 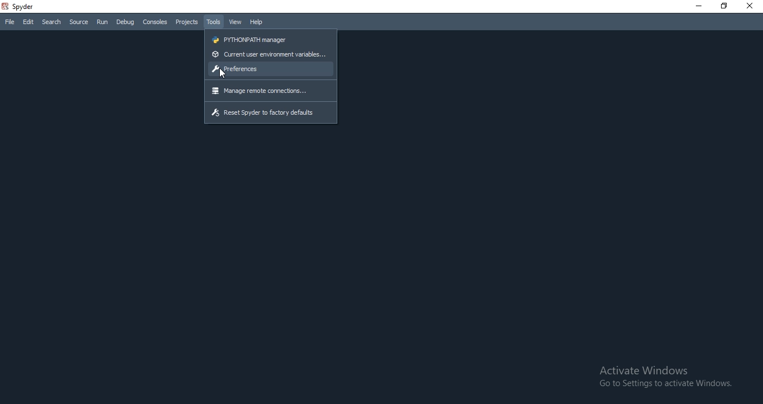 I want to click on Debug, so click(x=126, y=22).